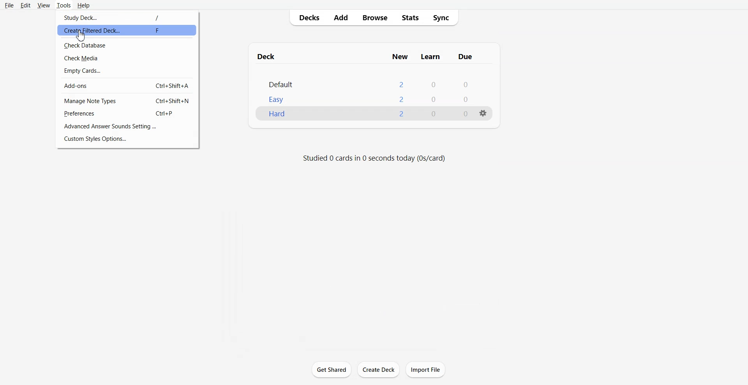 This screenshot has height=385, width=748. I want to click on Check Media, so click(127, 58).